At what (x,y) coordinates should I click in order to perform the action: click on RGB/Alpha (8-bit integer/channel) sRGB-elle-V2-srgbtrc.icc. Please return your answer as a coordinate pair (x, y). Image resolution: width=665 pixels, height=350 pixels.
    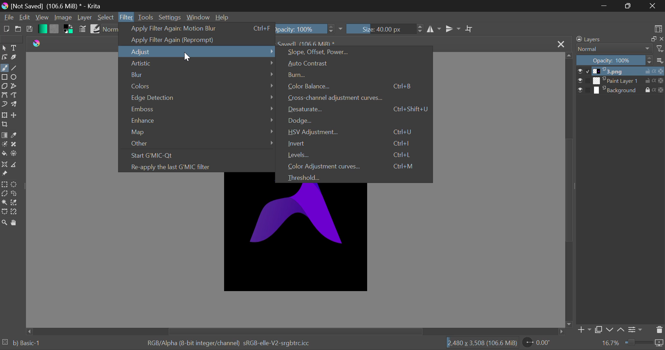
    Looking at the image, I should click on (234, 343).